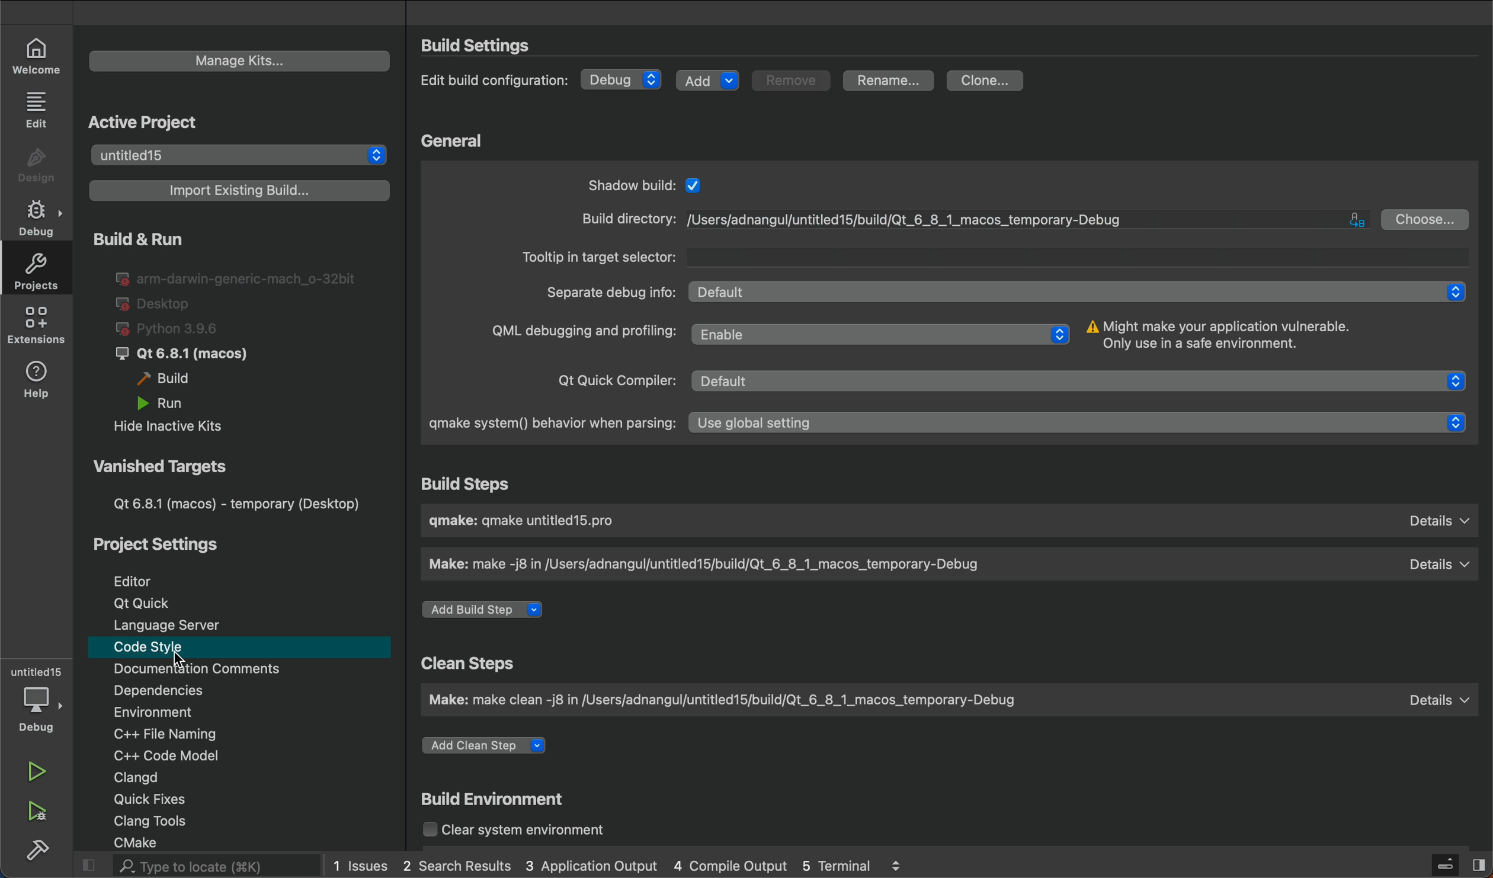  What do you see at coordinates (959, 302) in the screenshot?
I see `general setting` at bounding box center [959, 302].